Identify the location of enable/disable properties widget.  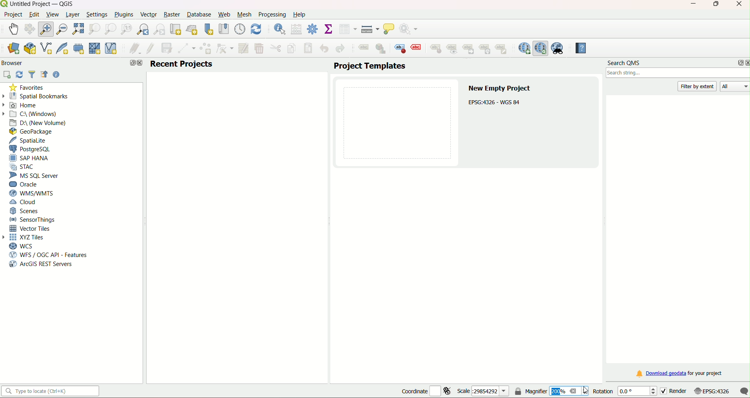
(57, 74).